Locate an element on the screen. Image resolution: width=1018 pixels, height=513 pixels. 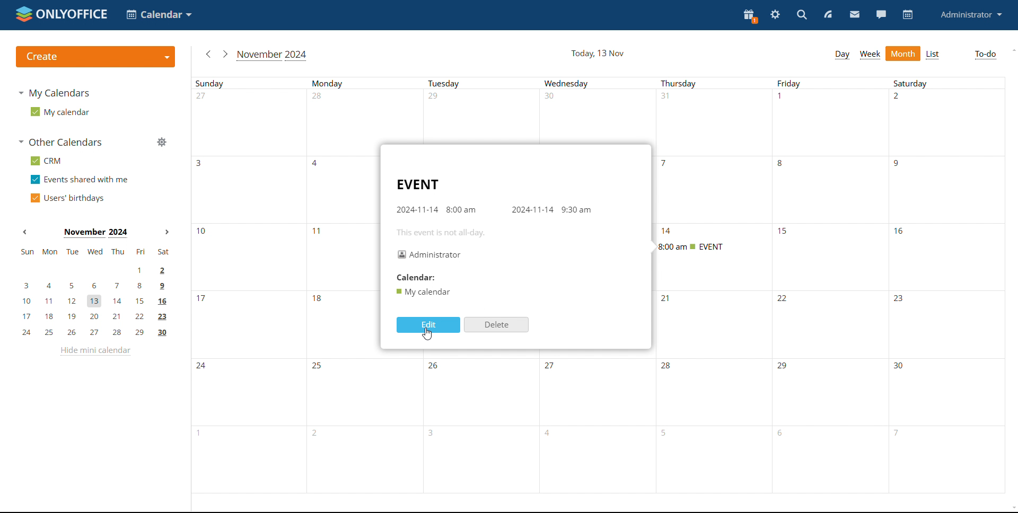
dates of the month is located at coordinates (888, 256).